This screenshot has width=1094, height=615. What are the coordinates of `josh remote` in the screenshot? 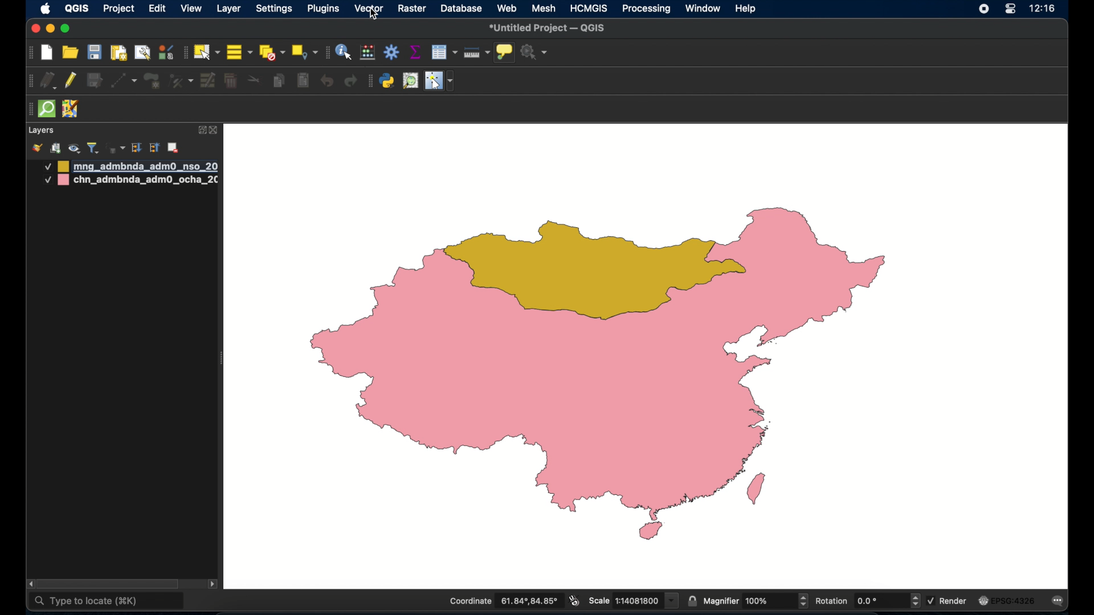 It's located at (70, 109).